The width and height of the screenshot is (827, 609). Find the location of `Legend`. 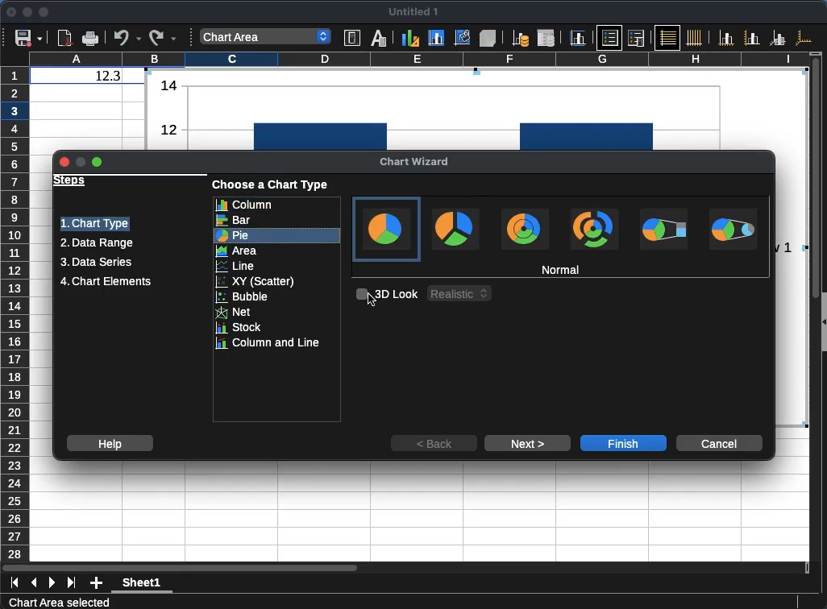

Legend is located at coordinates (636, 38).